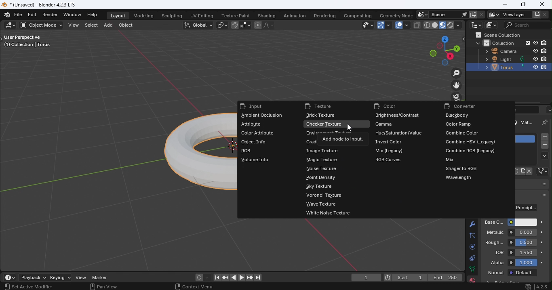  What do you see at coordinates (317, 107) in the screenshot?
I see `Texture` at bounding box center [317, 107].